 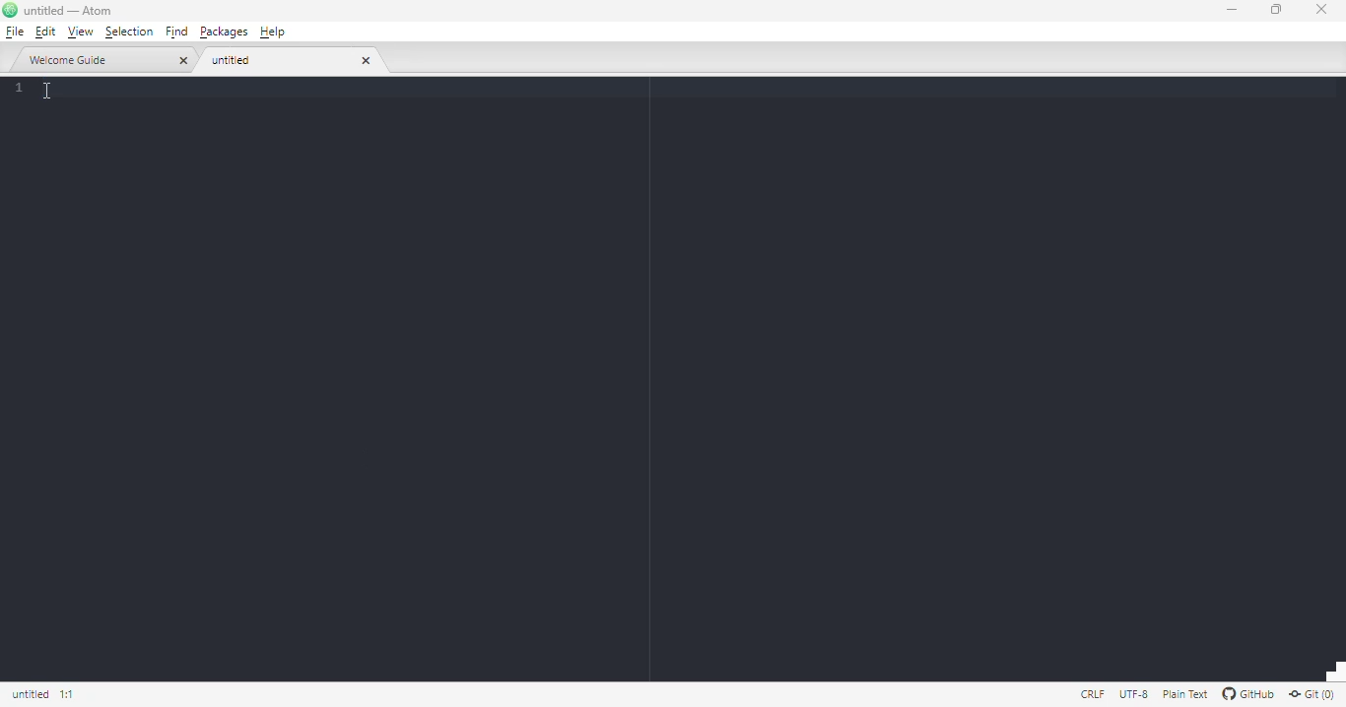 What do you see at coordinates (18, 88) in the screenshot?
I see `line numbers` at bounding box center [18, 88].